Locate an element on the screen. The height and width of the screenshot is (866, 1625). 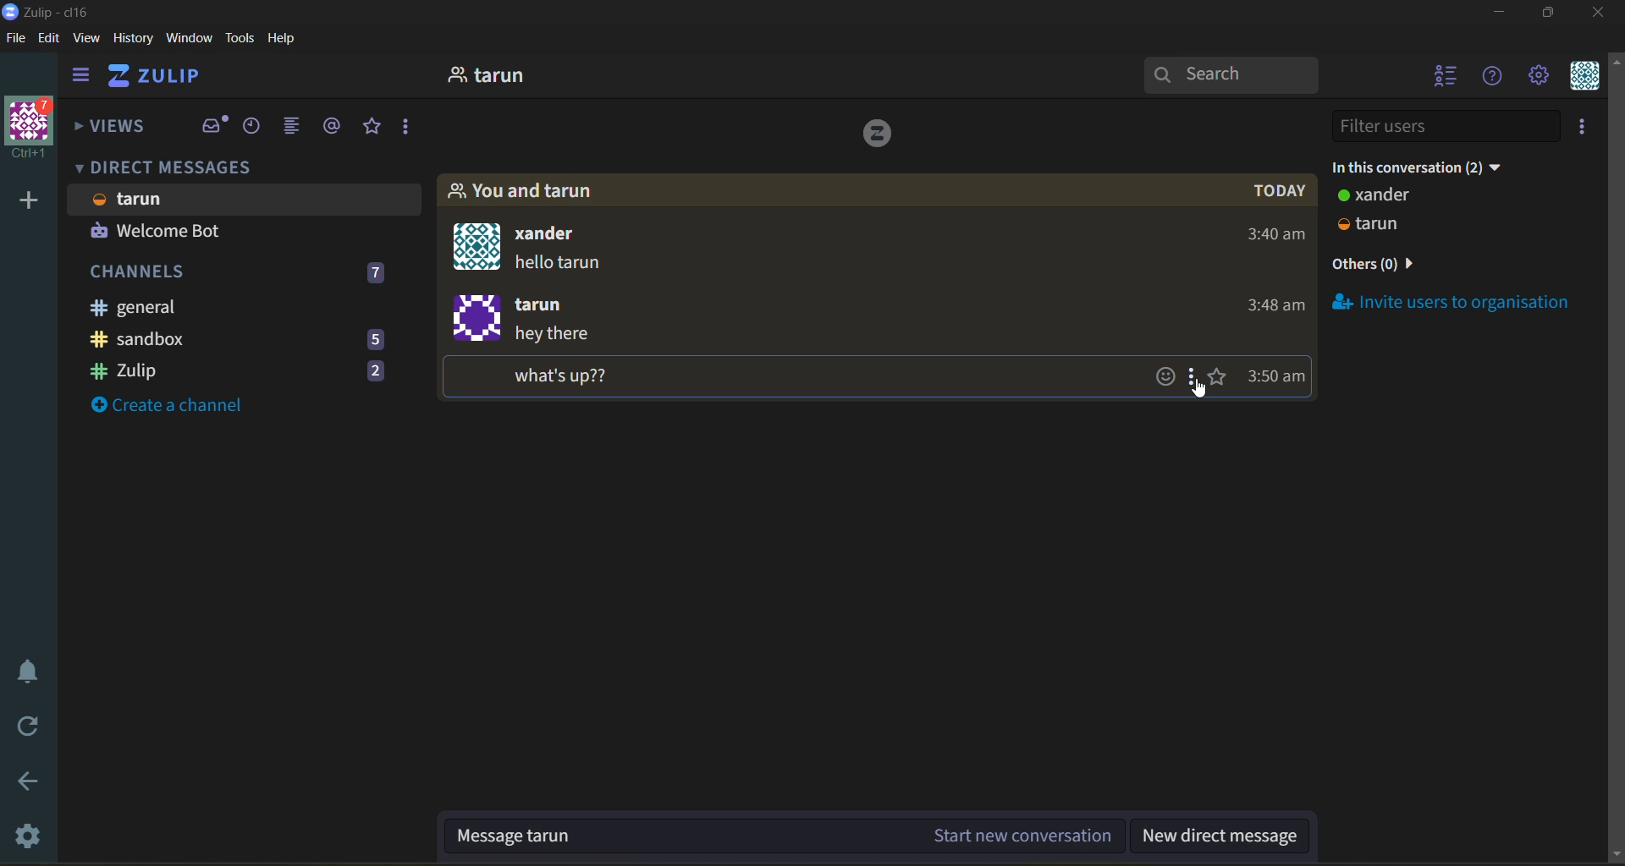
edit is located at coordinates (50, 41).